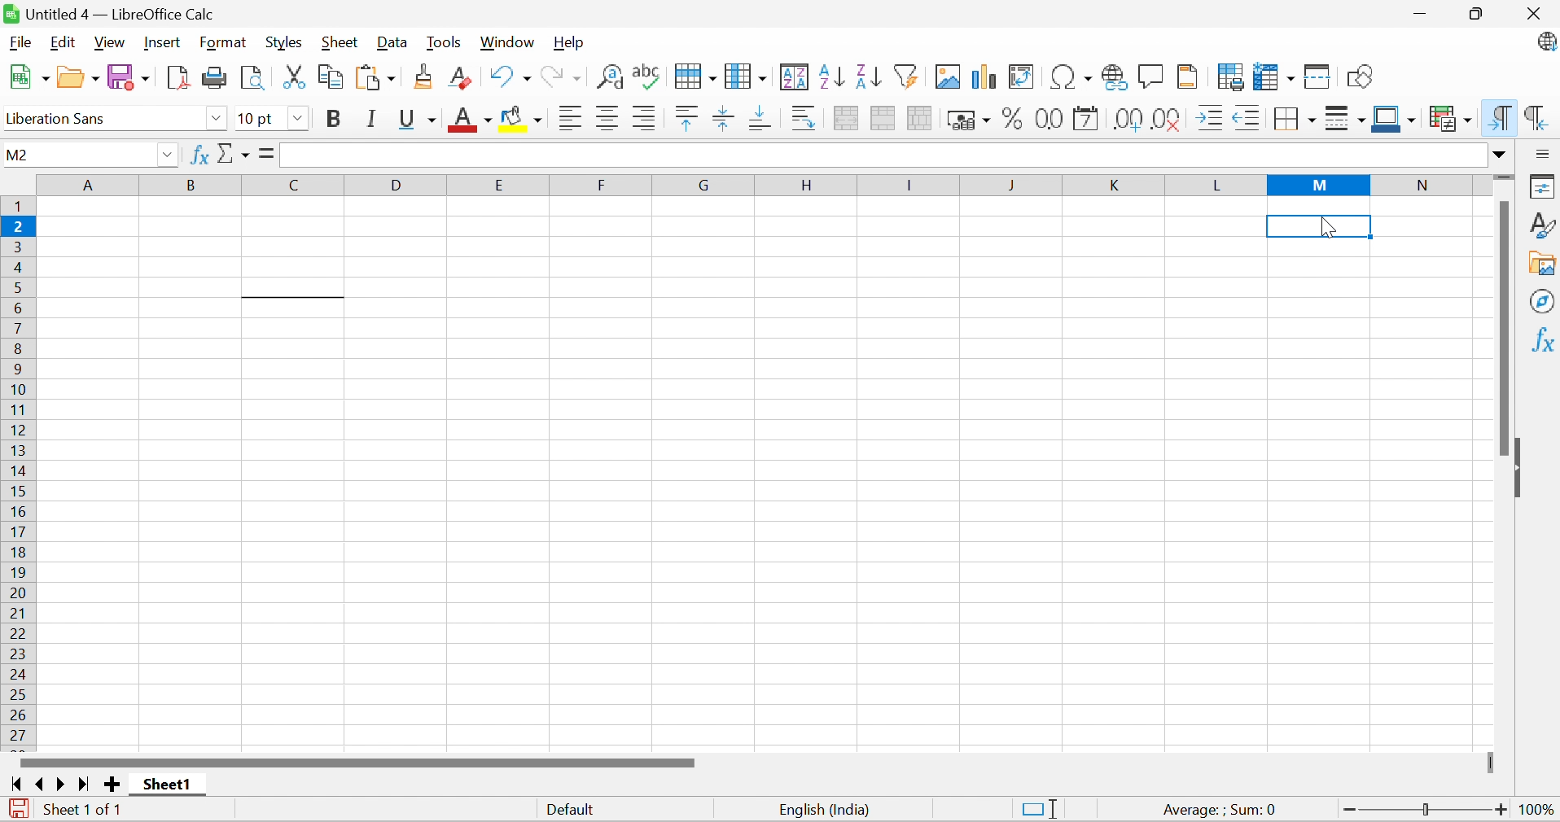 The height and width of the screenshot is (822, 1560). What do you see at coordinates (805, 119) in the screenshot?
I see `Wrap text` at bounding box center [805, 119].